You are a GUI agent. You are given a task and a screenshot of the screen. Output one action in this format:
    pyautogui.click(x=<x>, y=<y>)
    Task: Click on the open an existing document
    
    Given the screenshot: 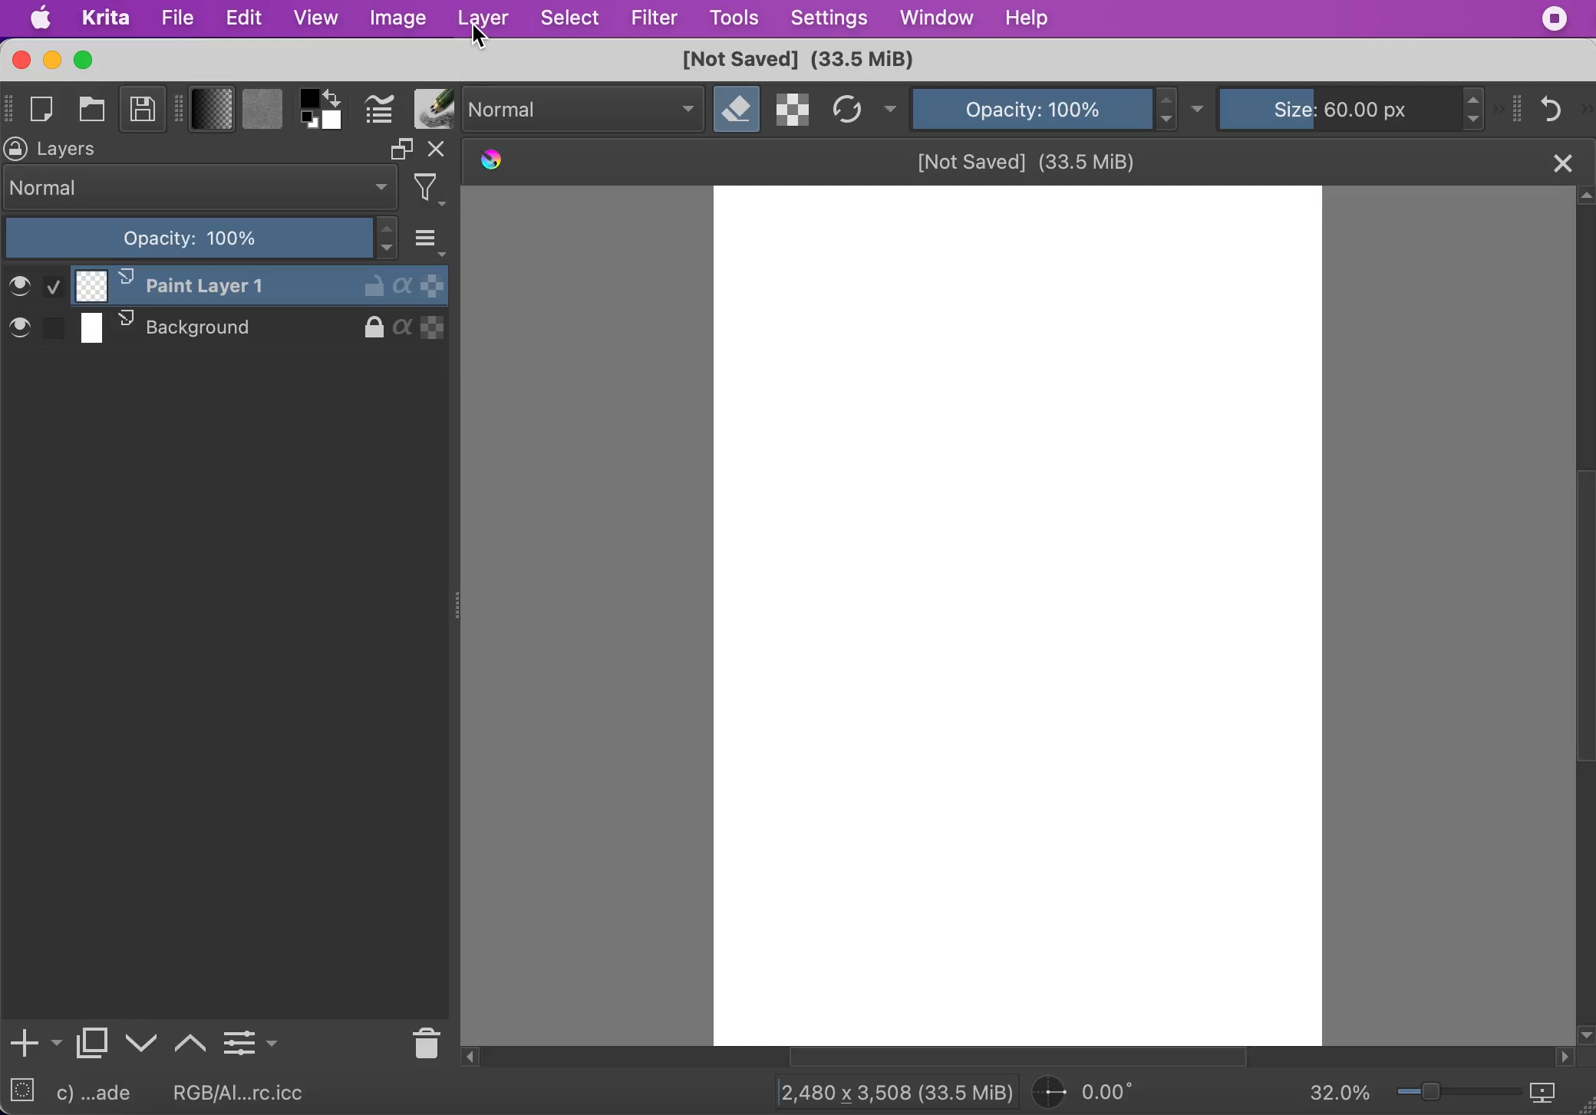 What is the action you would take?
    pyautogui.click(x=94, y=112)
    